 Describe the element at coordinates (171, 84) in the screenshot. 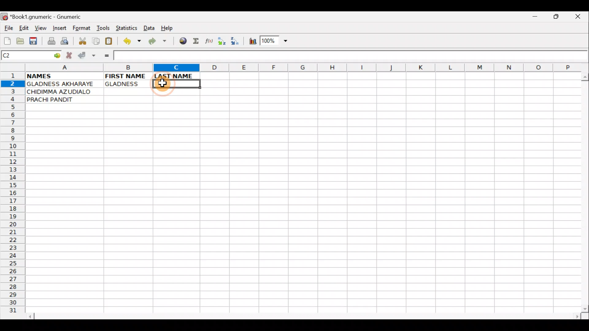

I see `Cell C2` at that location.